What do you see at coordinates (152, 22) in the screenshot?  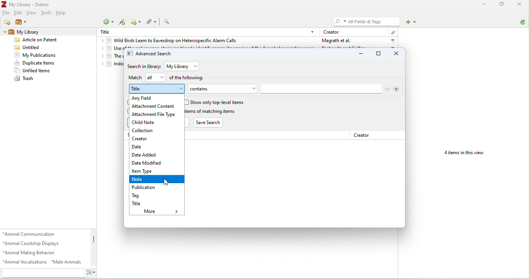 I see `add attachment` at bounding box center [152, 22].